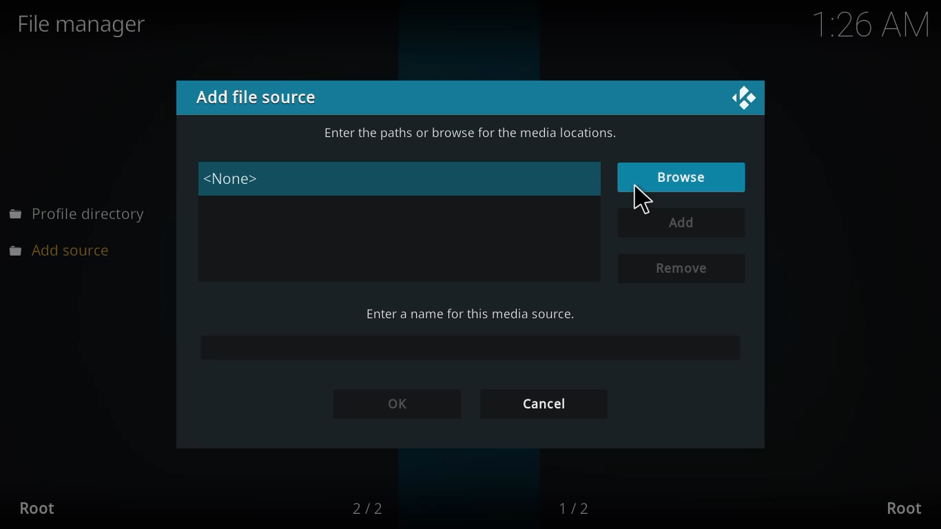  I want to click on remove, so click(681, 269).